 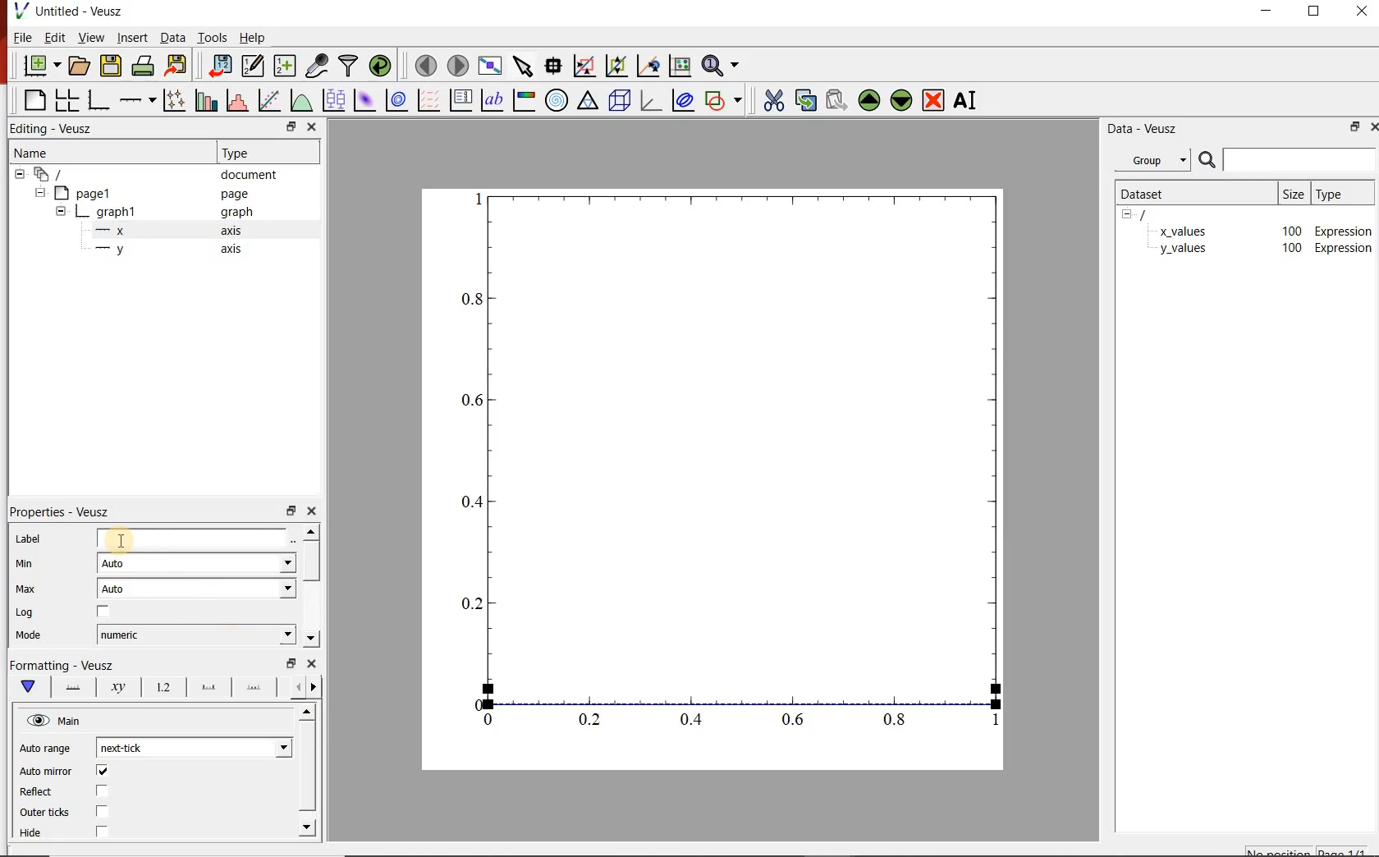 I want to click on fit a function to a data, so click(x=269, y=99).